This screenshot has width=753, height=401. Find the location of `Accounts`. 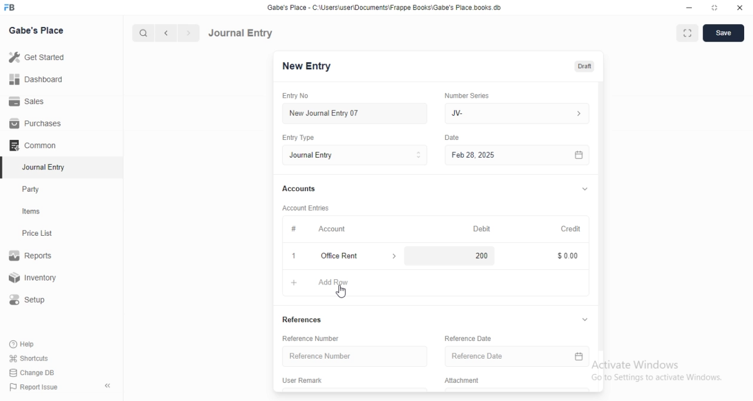

Accounts is located at coordinates (298, 189).